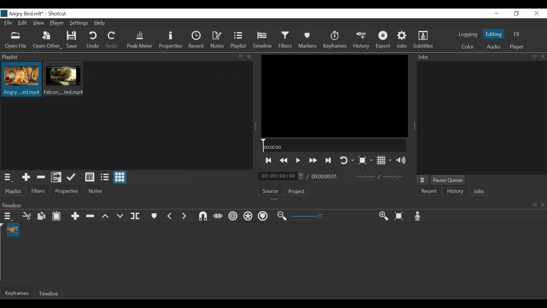  What do you see at coordinates (47, 41) in the screenshot?
I see `Open Other` at bounding box center [47, 41].